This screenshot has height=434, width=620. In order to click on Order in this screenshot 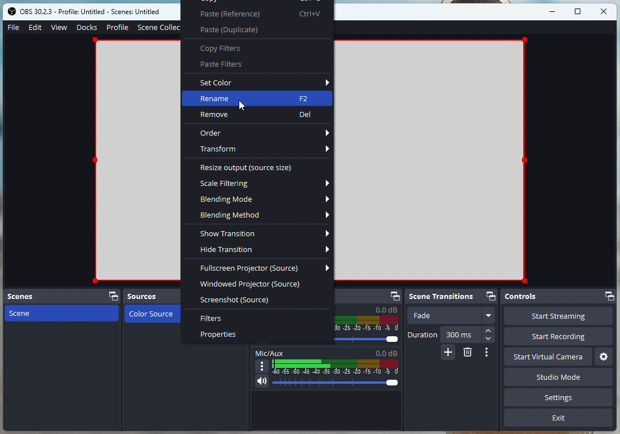, I will do `click(265, 133)`.